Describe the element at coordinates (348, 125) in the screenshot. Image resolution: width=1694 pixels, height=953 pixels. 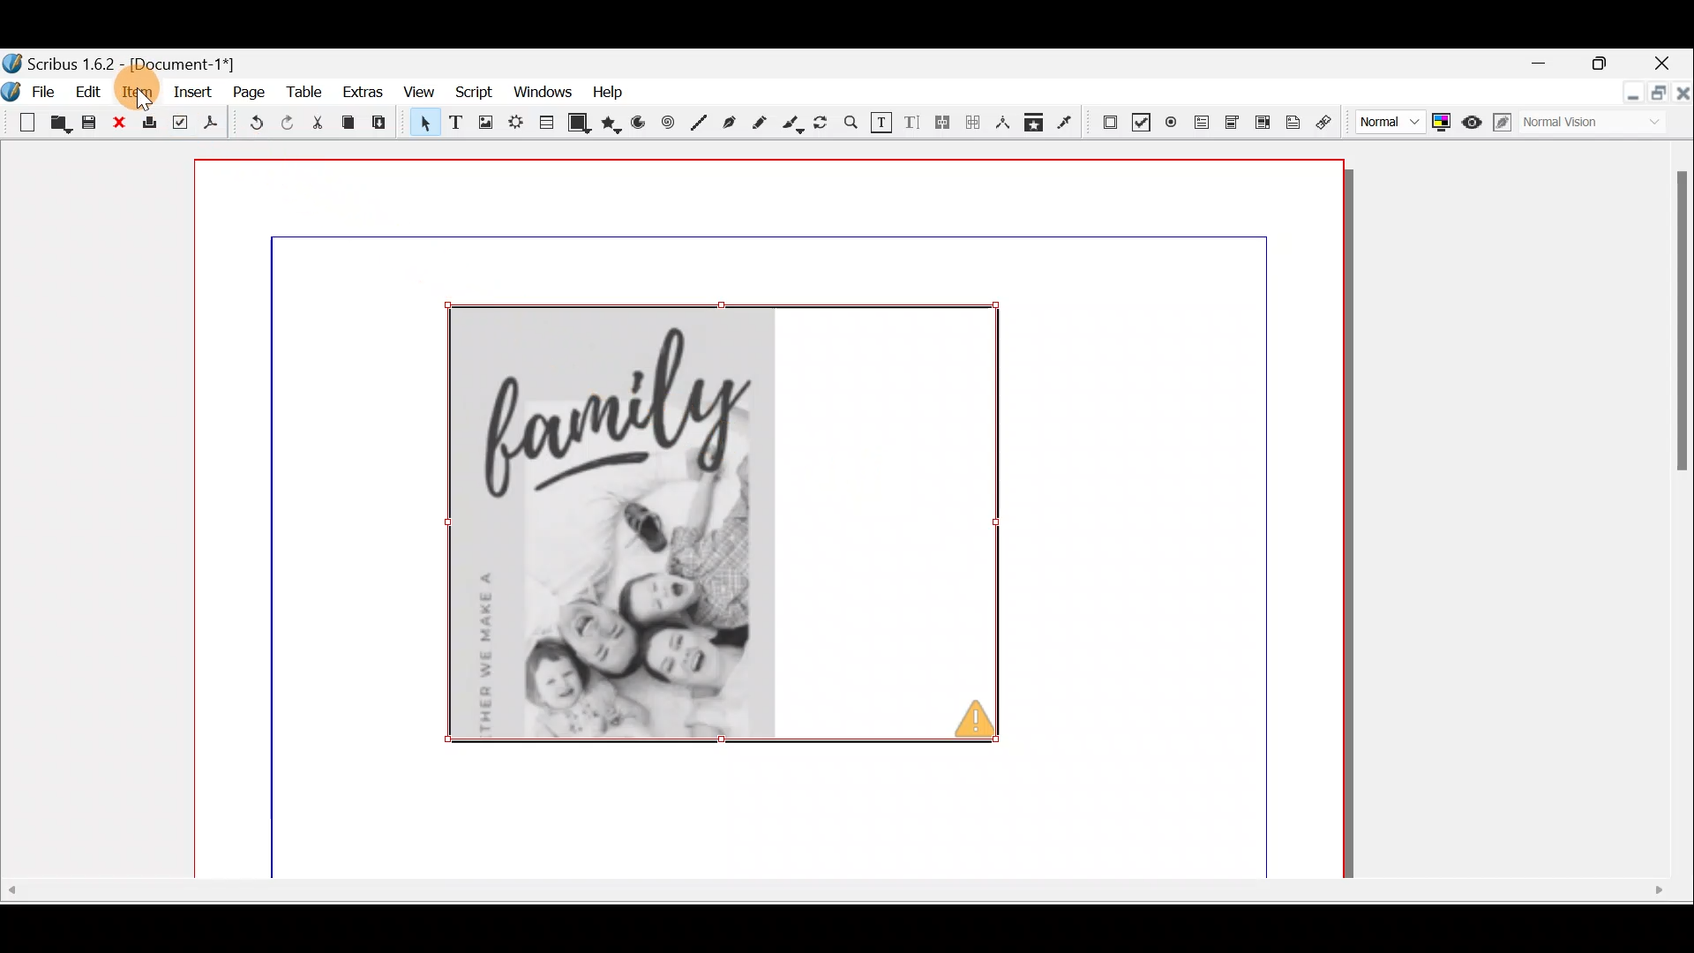
I see `Copy` at that location.